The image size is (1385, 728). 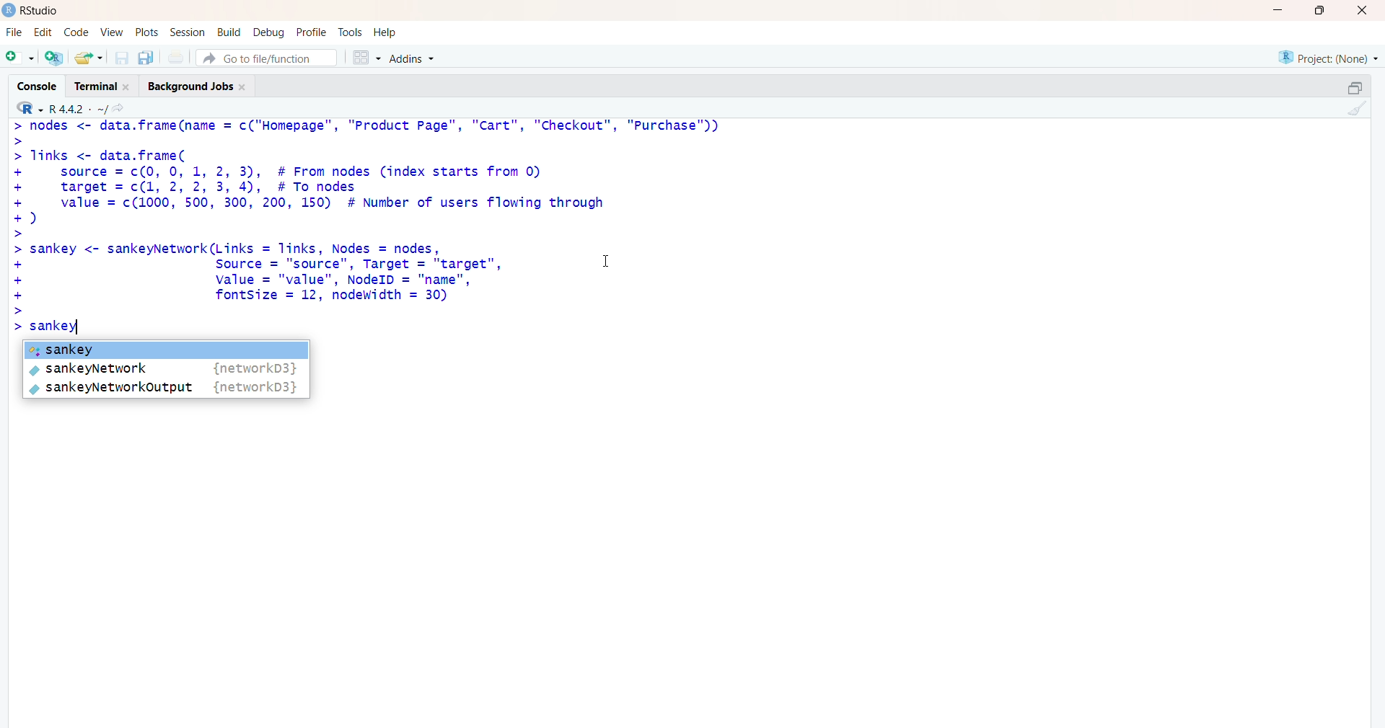 I want to click on edit, so click(x=42, y=32).